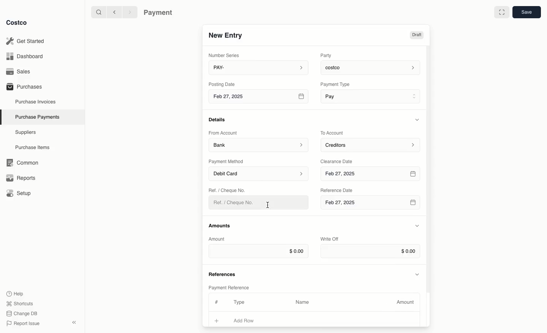  What do you see at coordinates (526, 12) in the screenshot?
I see `Save` at bounding box center [526, 12].